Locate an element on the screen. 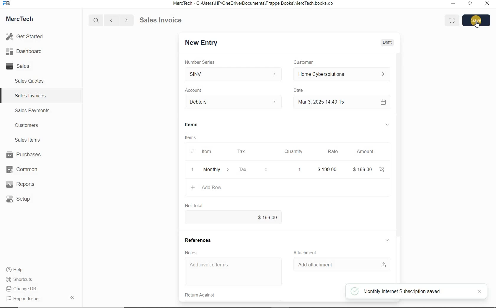  amount: $0.00 is located at coordinates (363, 169).